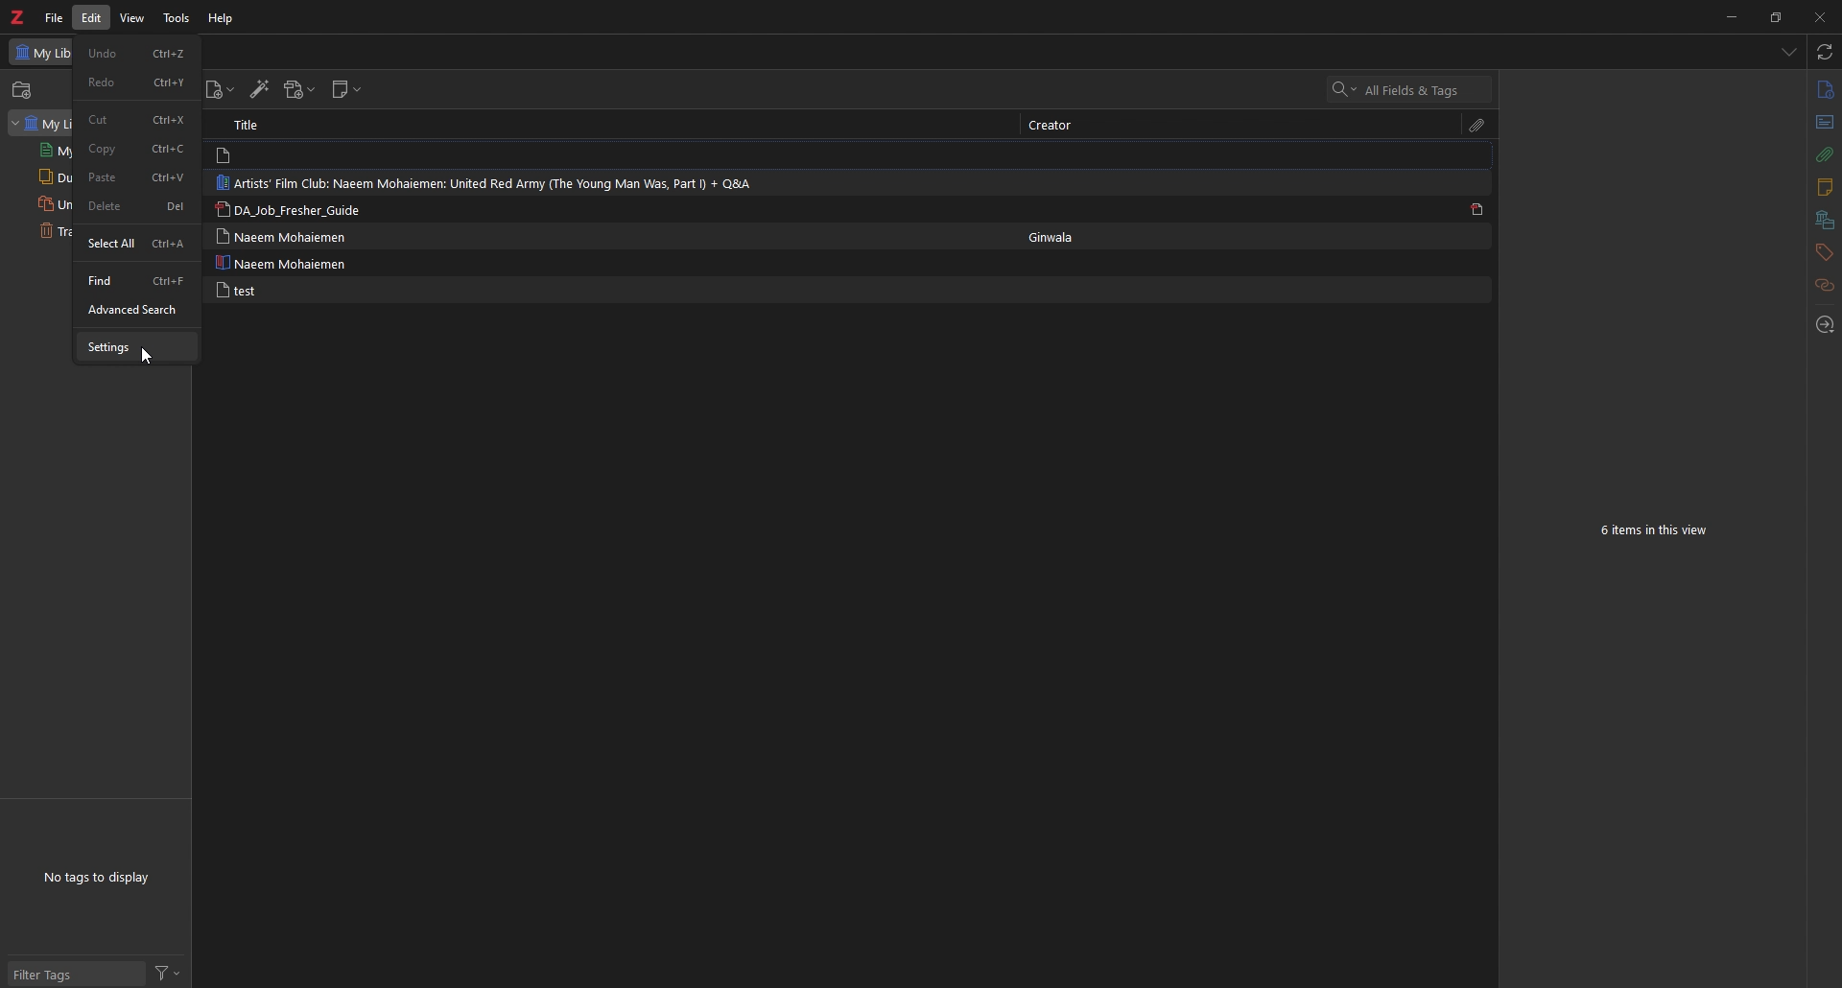 Image resolution: width=1842 pixels, height=988 pixels. Describe the element at coordinates (223, 18) in the screenshot. I see `help` at that location.